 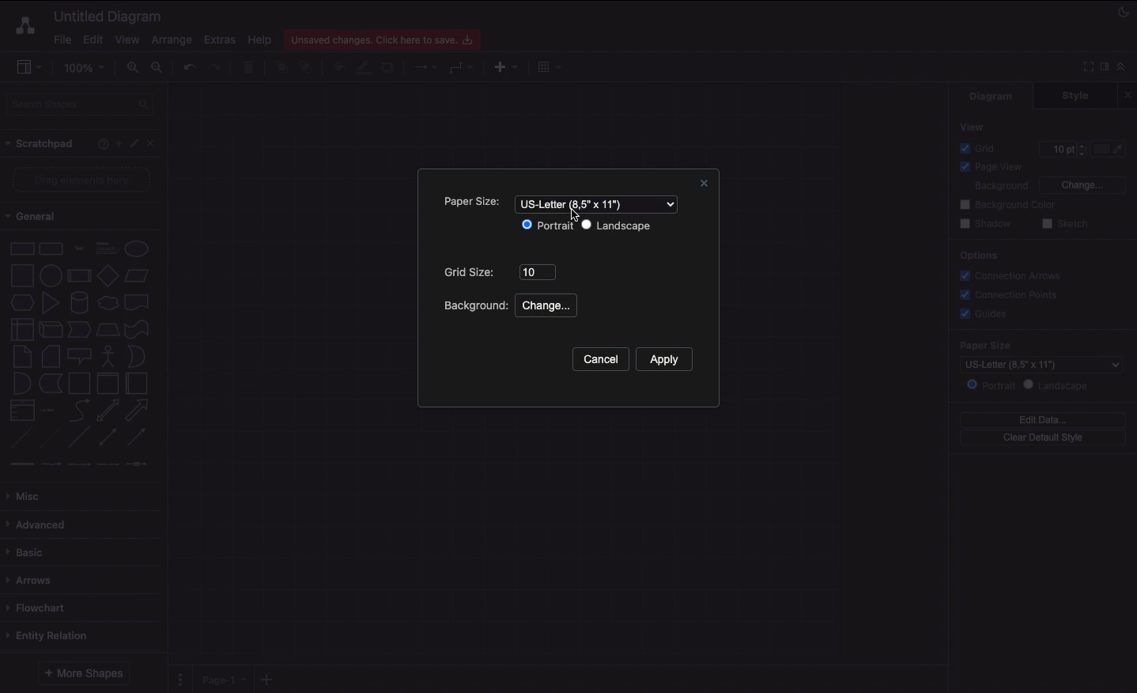 I want to click on Line, so click(x=79, y=438).